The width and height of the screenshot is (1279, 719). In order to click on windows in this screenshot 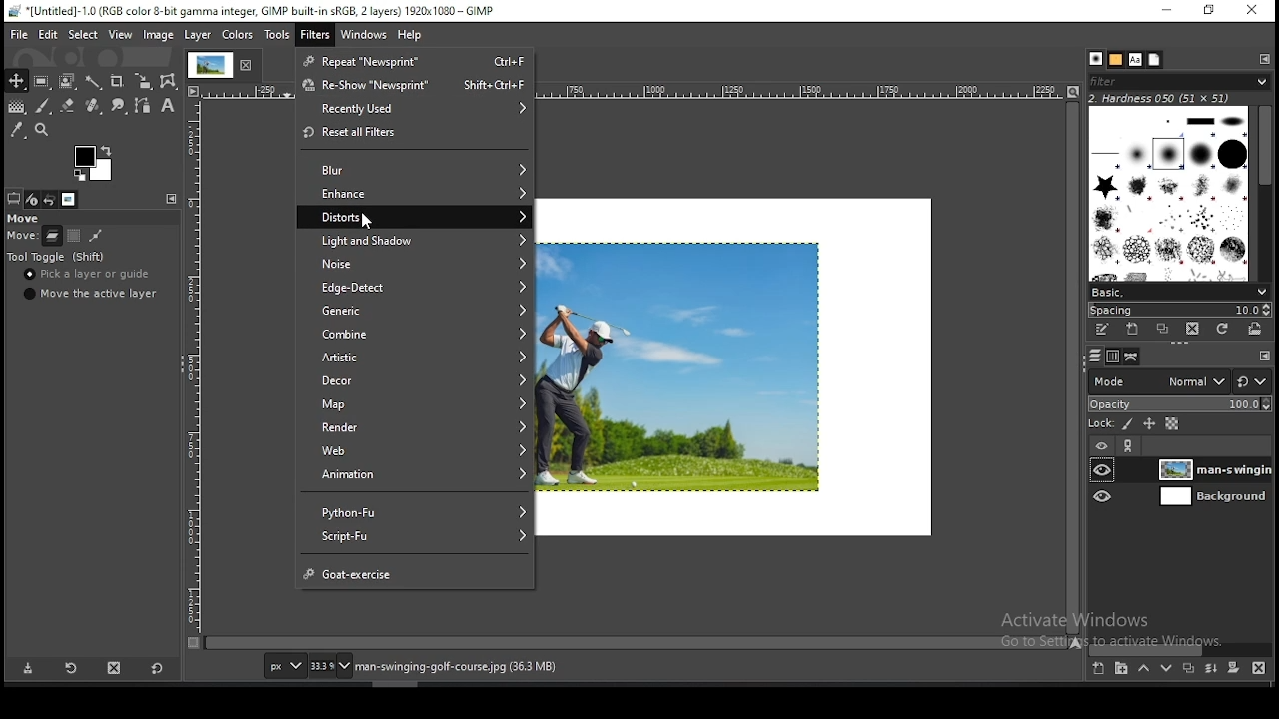, I will do `click(364, 35)`.